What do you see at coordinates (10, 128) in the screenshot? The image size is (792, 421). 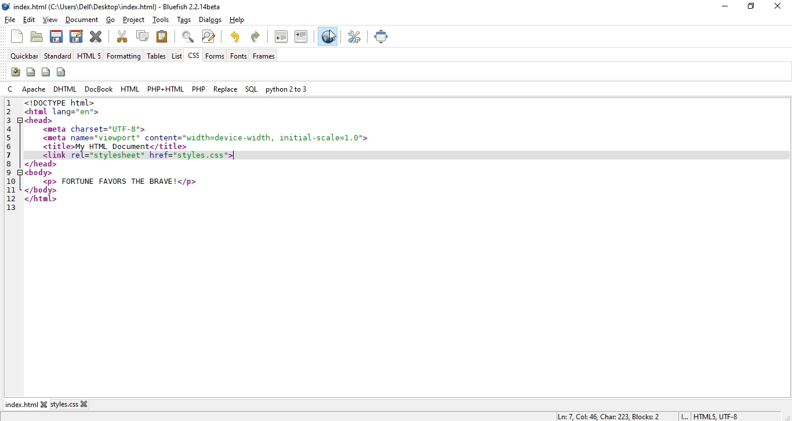 I see `4` at bounding box center [10, 128].